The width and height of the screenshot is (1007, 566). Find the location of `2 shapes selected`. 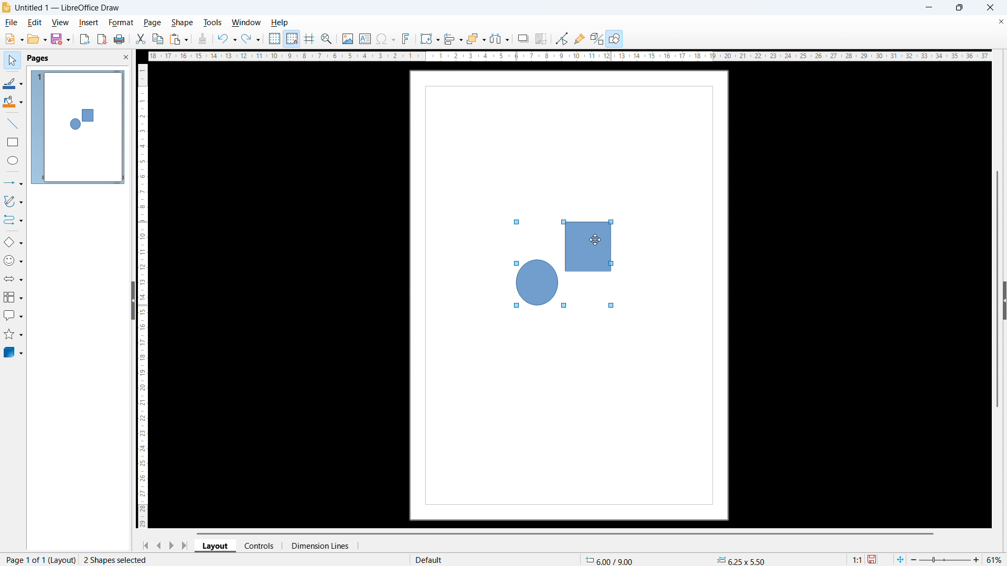

2 shapes selected is located at coordinates (117, 559).